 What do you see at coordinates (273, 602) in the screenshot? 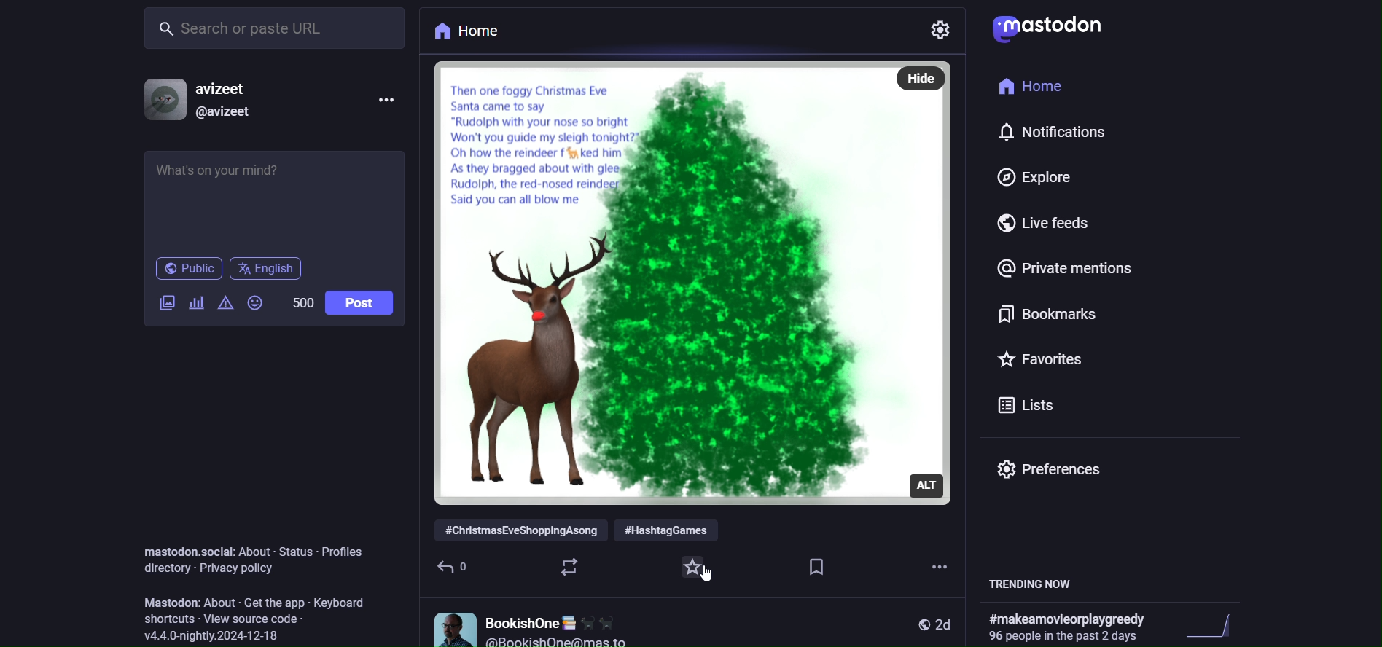
I see `get the app` at bounding box center [273, 602].